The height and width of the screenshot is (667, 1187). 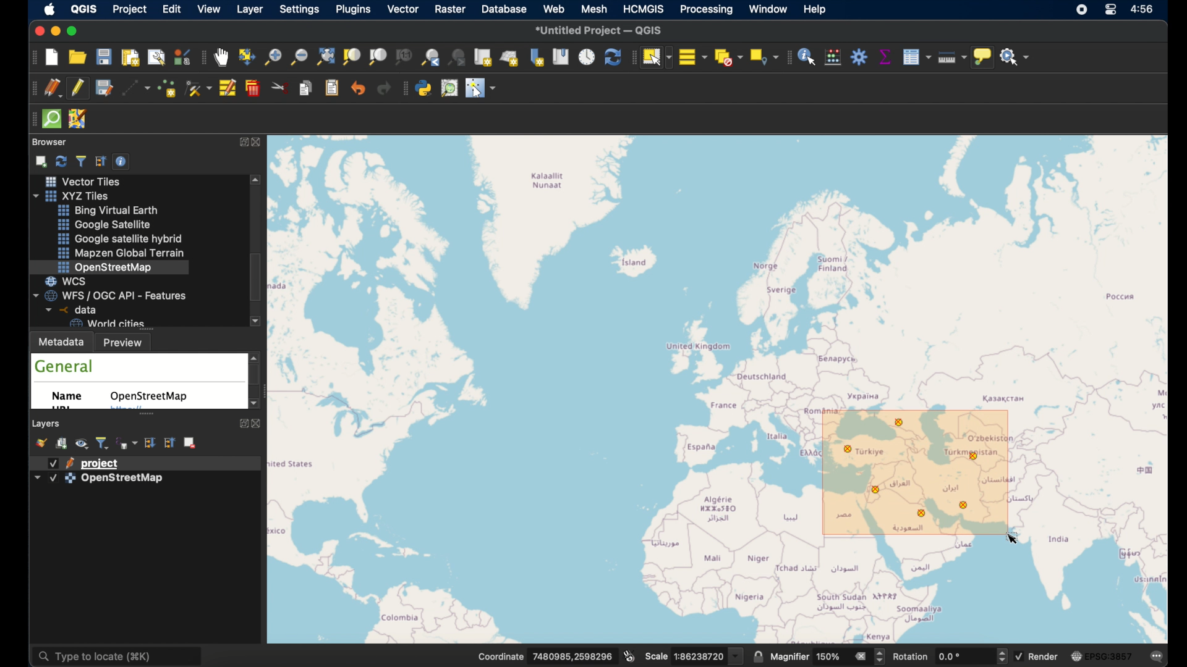 What do you see at coordinates (80, 88) in the screenshot?
I see `toggle editing` at bounding box center [80, 88].